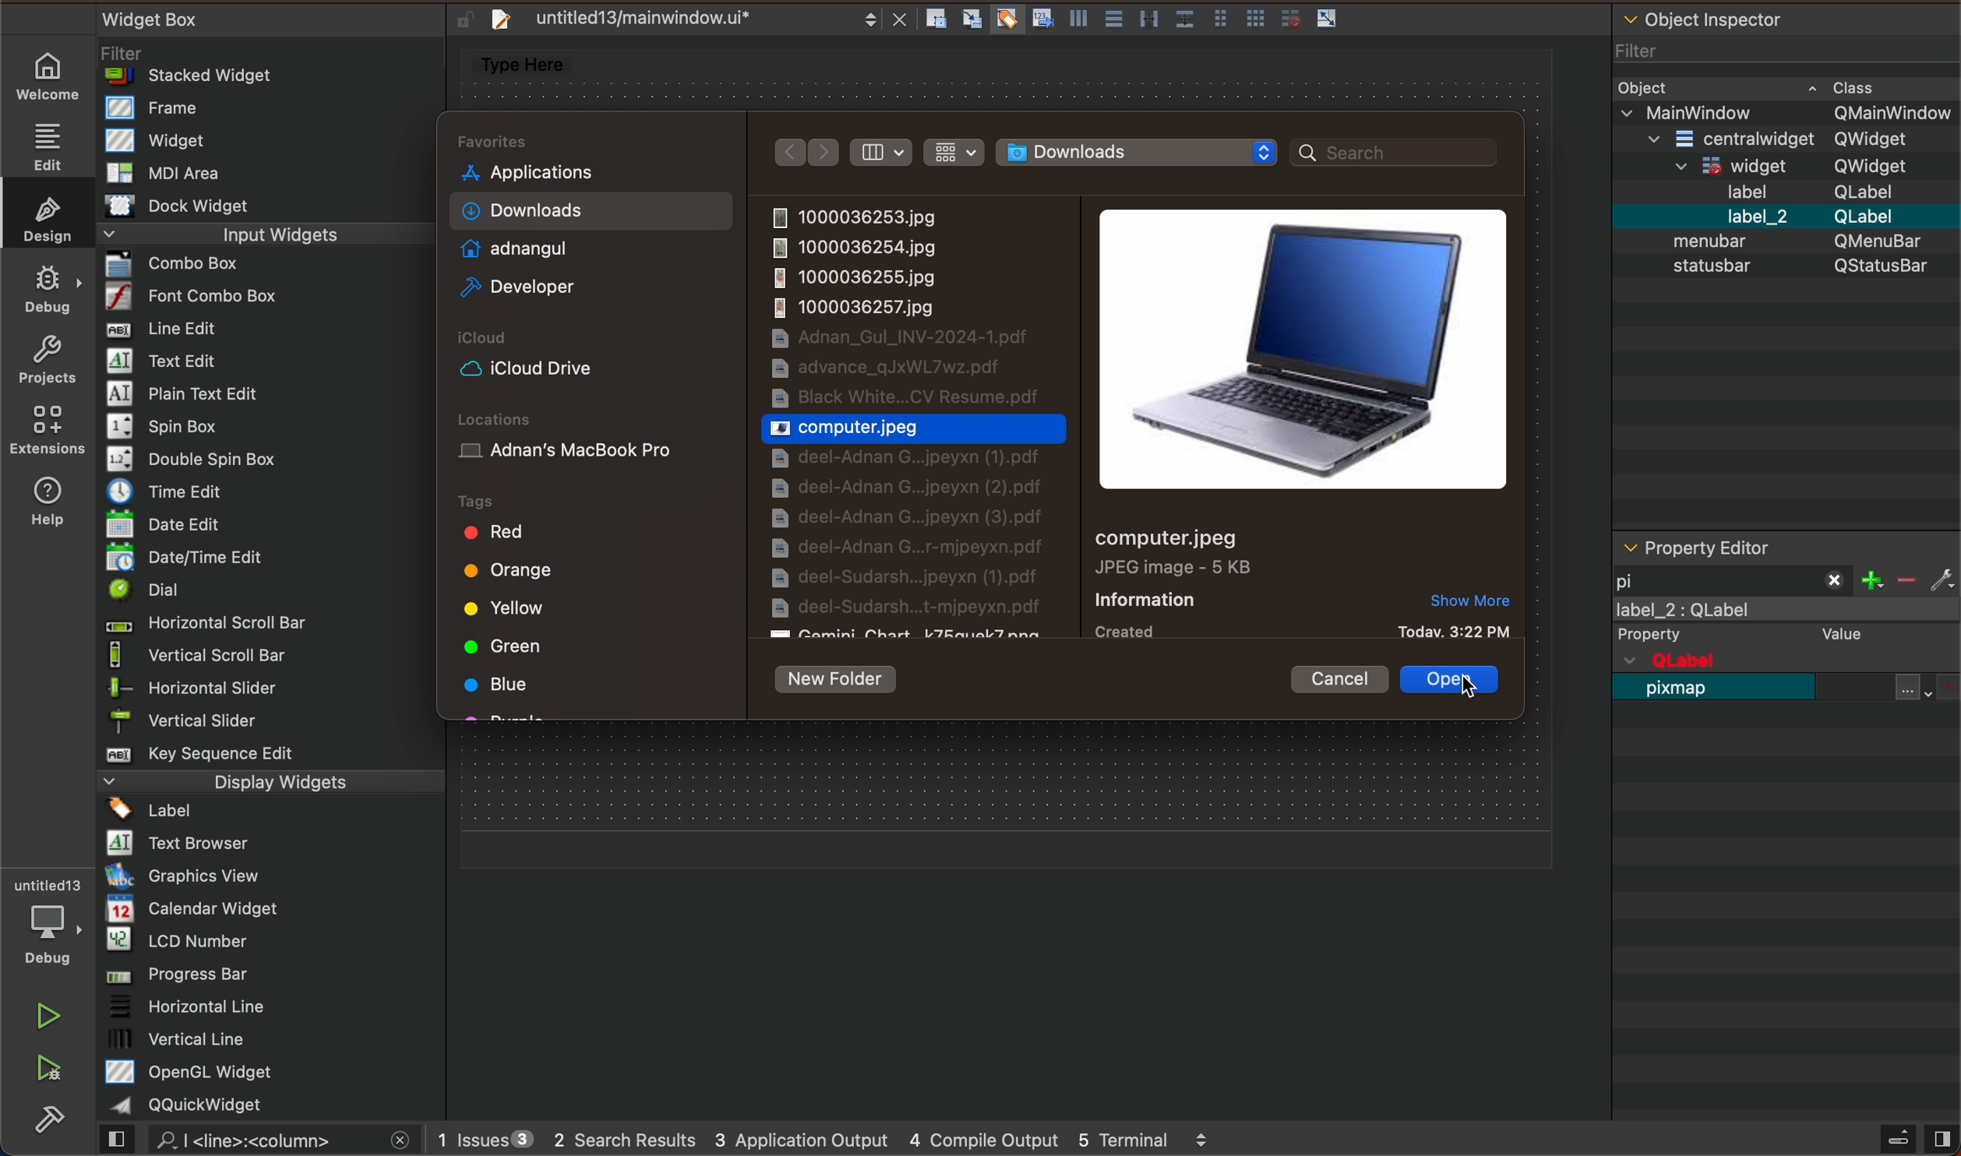 The width and height of the screenshot is (1961, 1156). I want to click on filetr pixmap, so click(1734, 578).